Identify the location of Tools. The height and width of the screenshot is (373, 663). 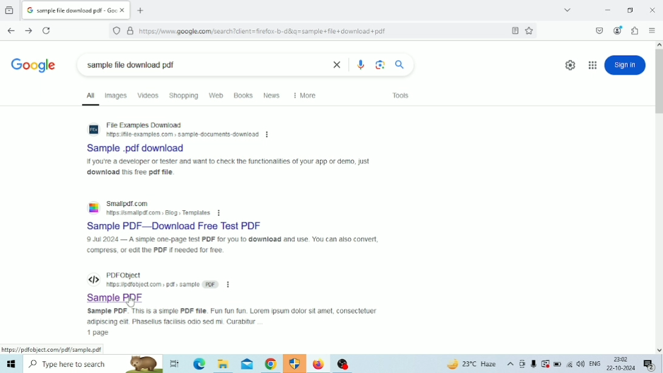
(400, 95).